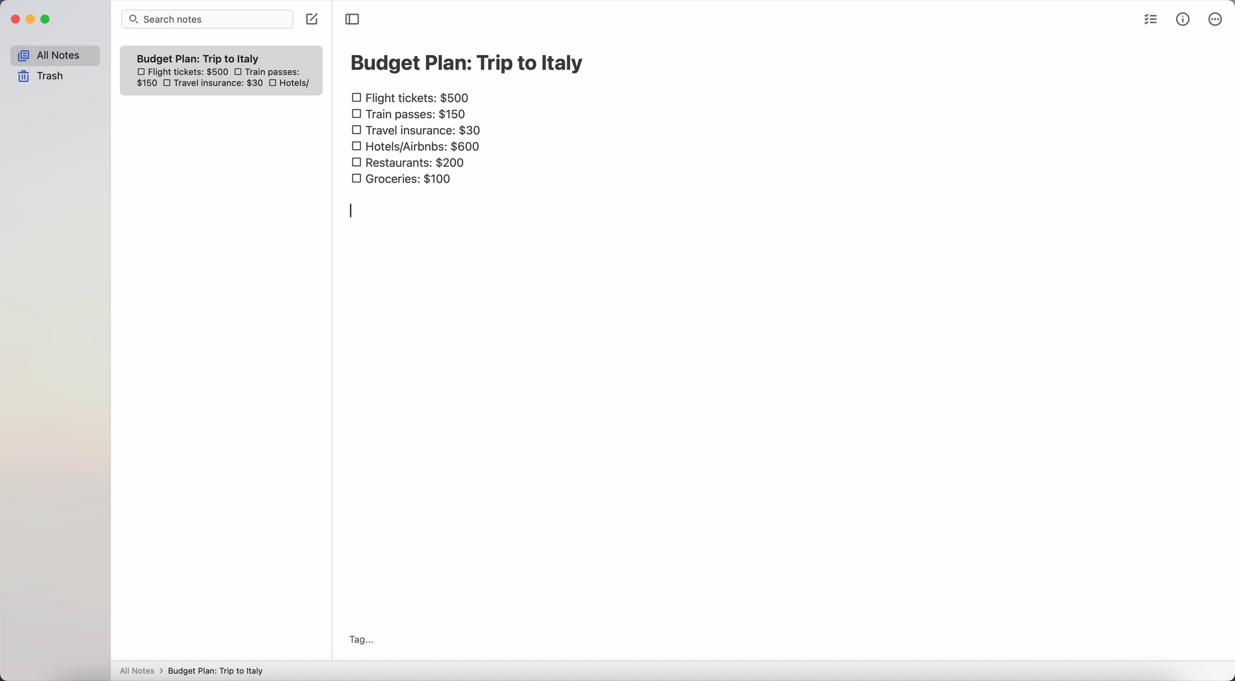  What do you see at coordinates (240, 72) in the screenshot?
I see `checkbox` at bounding box center [240, 72].